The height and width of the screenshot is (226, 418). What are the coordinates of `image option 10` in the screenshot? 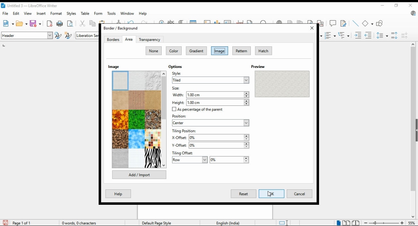 It's located at (120, 139).